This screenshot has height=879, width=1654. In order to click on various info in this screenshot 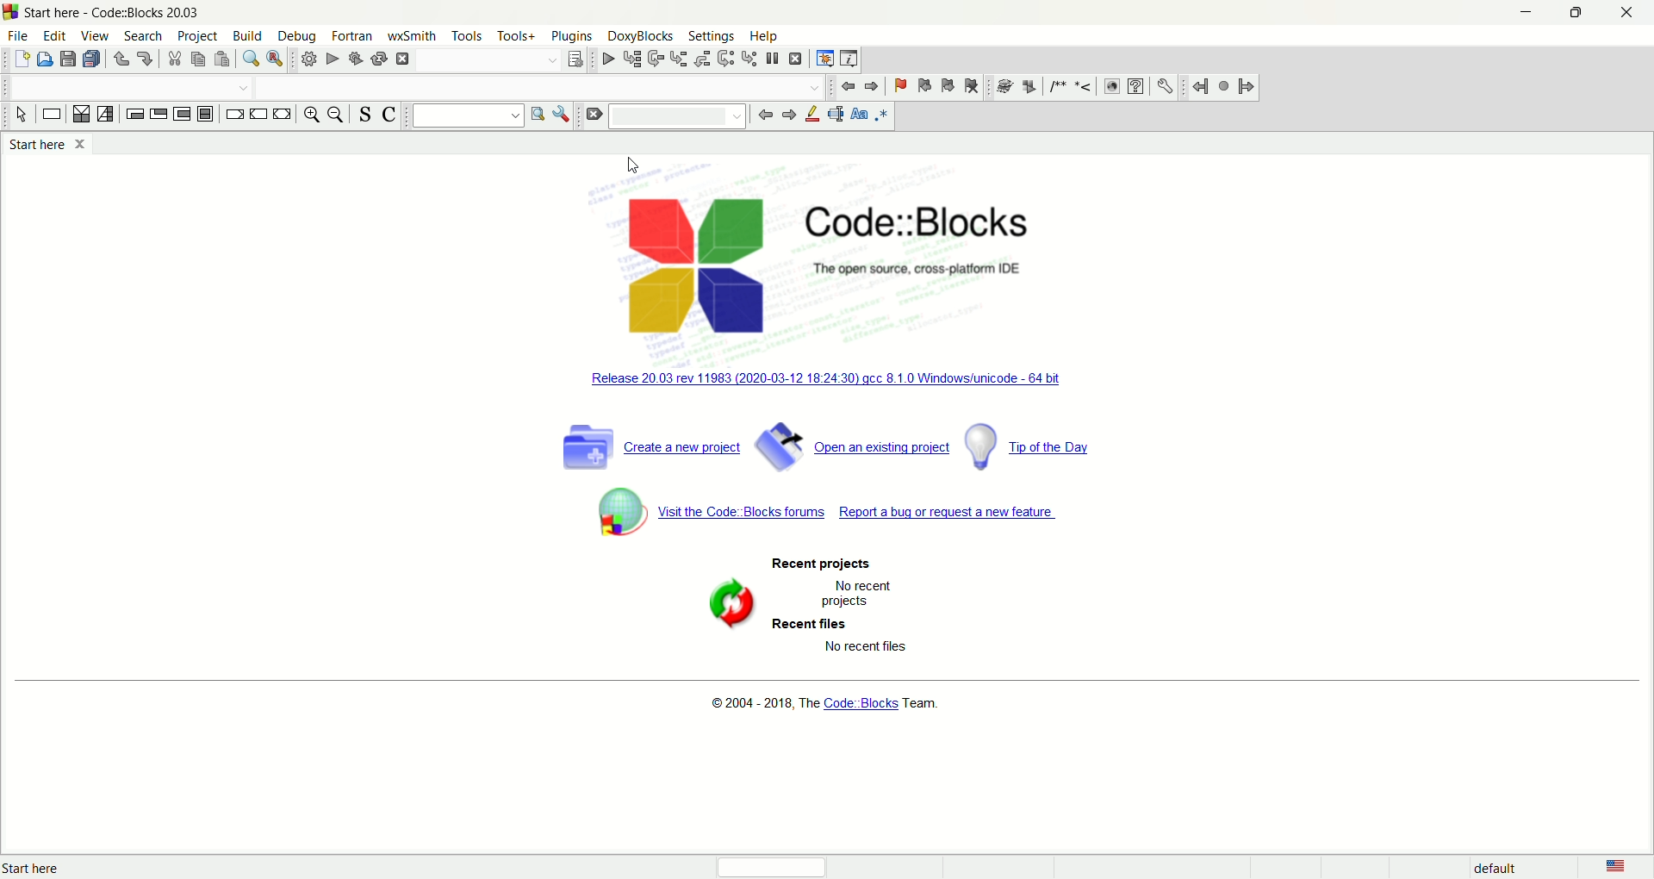, I will do `click(848, 59)`.